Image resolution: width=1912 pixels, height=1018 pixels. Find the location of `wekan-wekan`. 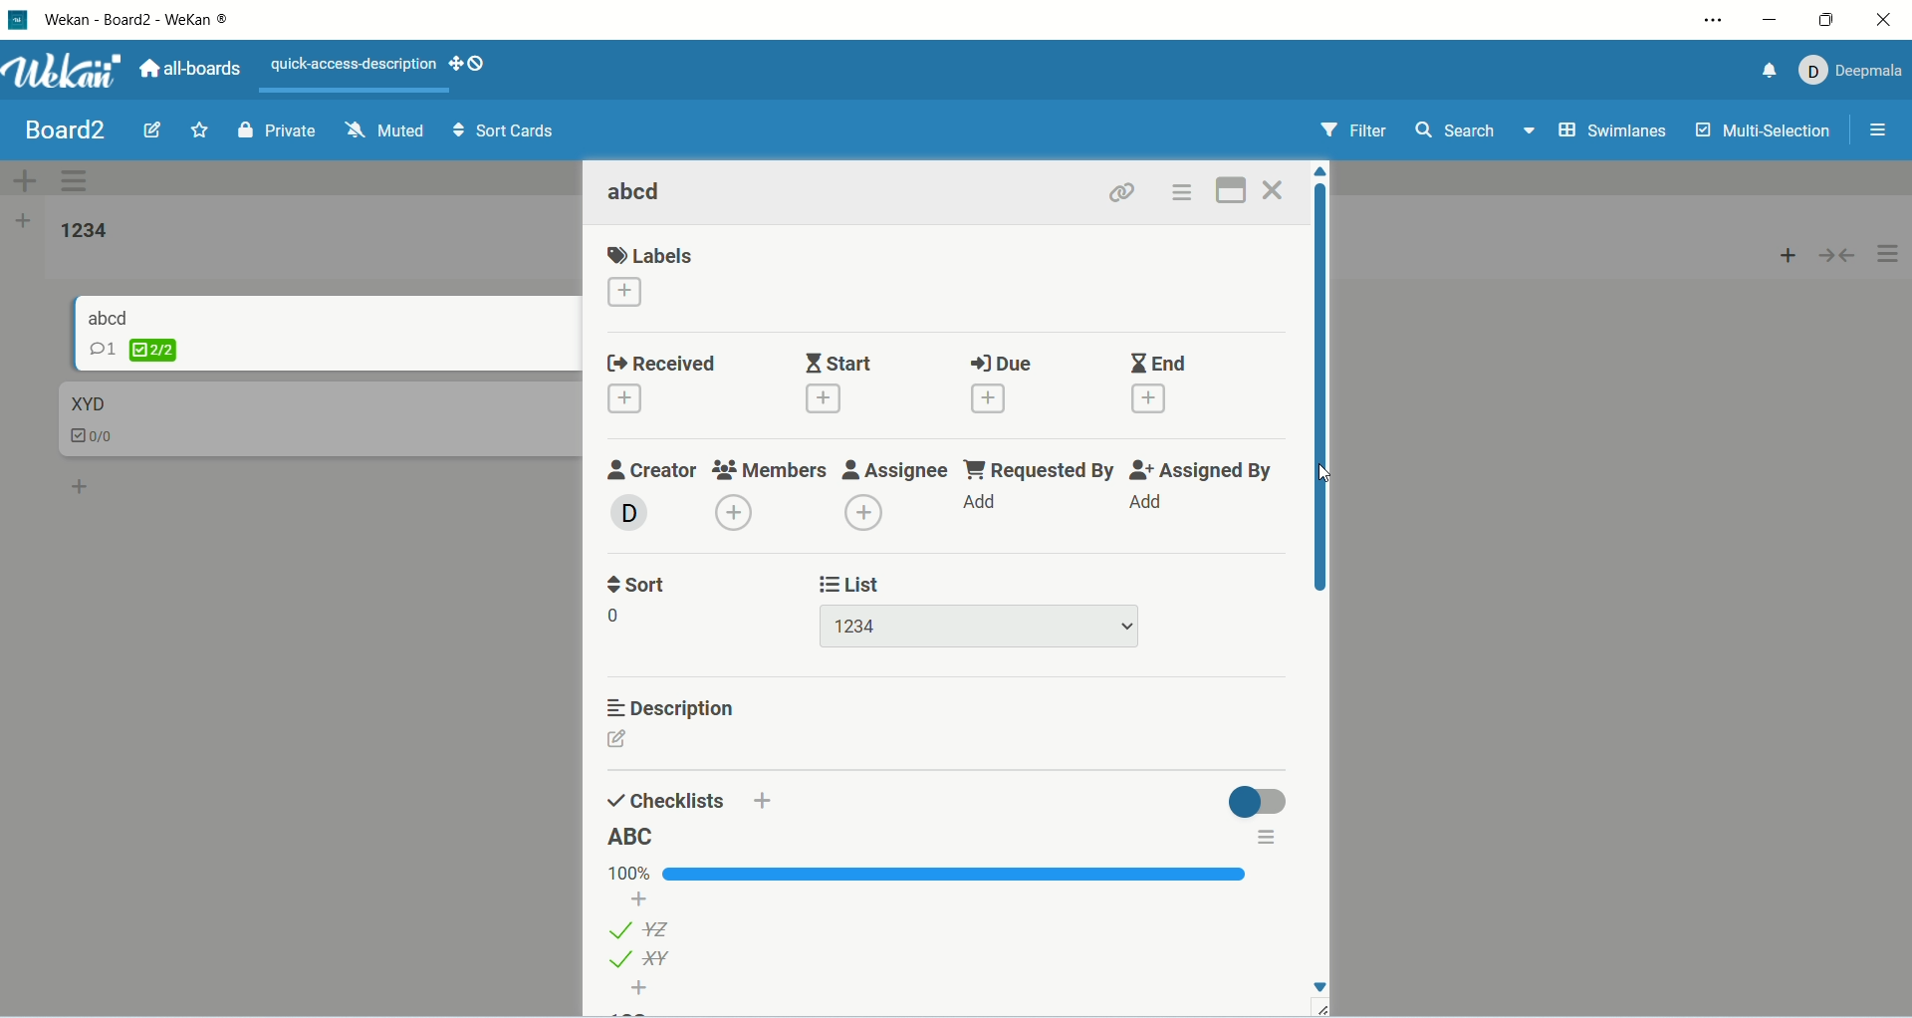

wekan-wekan is located at coordinates (133, 22).